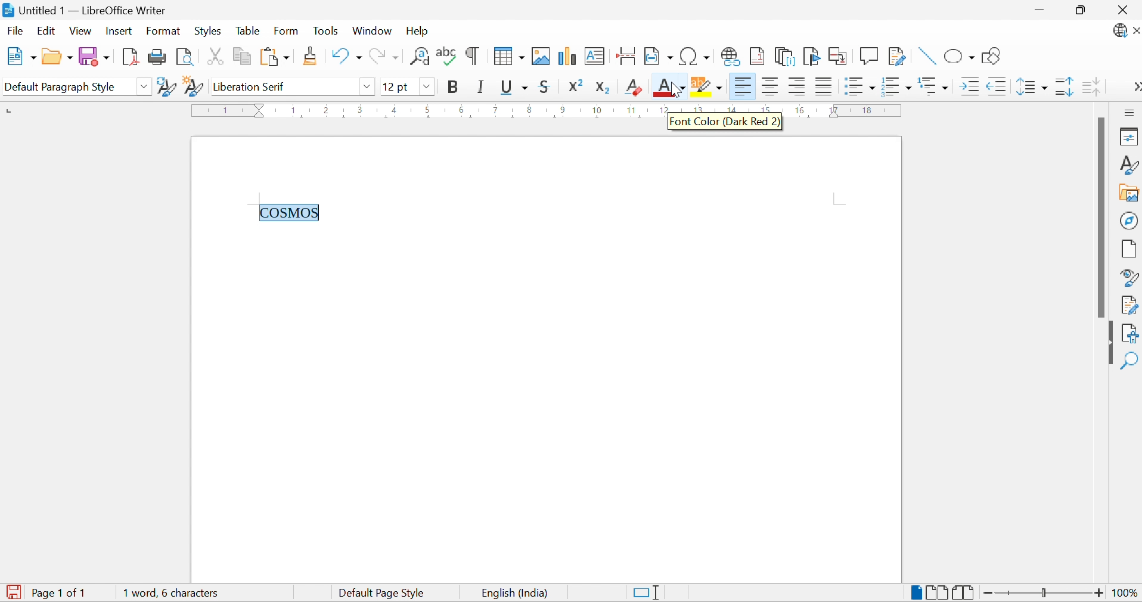  What do you see at coordinates (987, 592) in the screenshot?
I see `Zoom Out` at bounding box center [987, 592].